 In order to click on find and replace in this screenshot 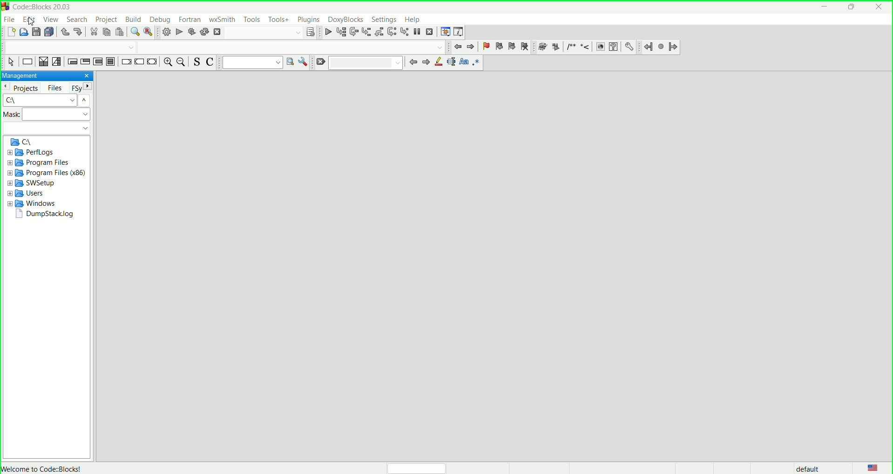, I will do `click(147, 33)`.